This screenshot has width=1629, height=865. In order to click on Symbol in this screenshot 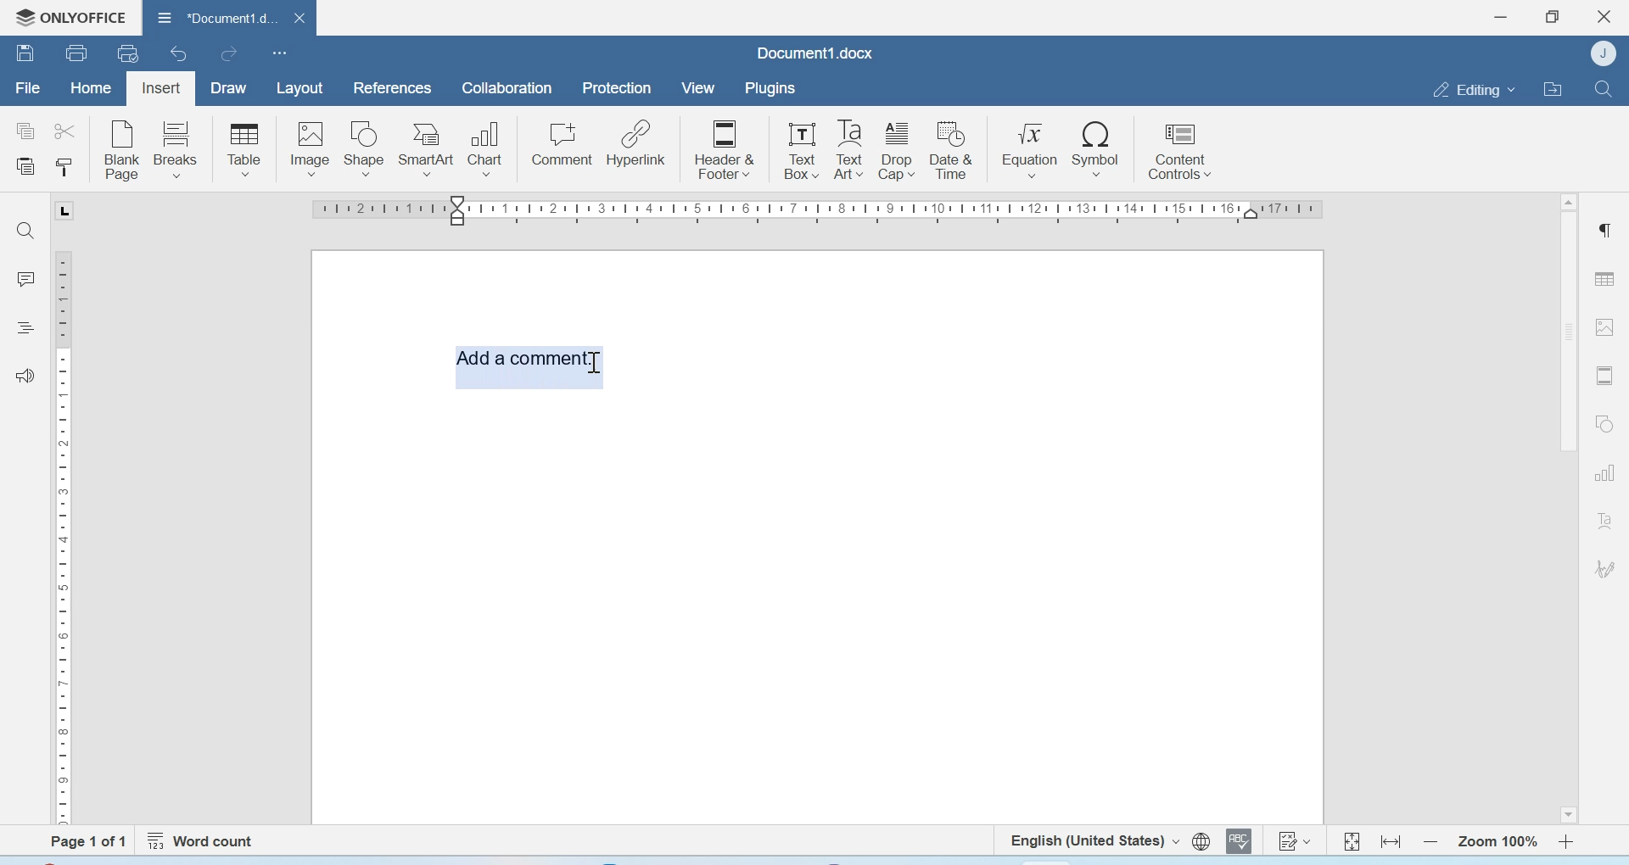, I will do `click(1097, 148)`.